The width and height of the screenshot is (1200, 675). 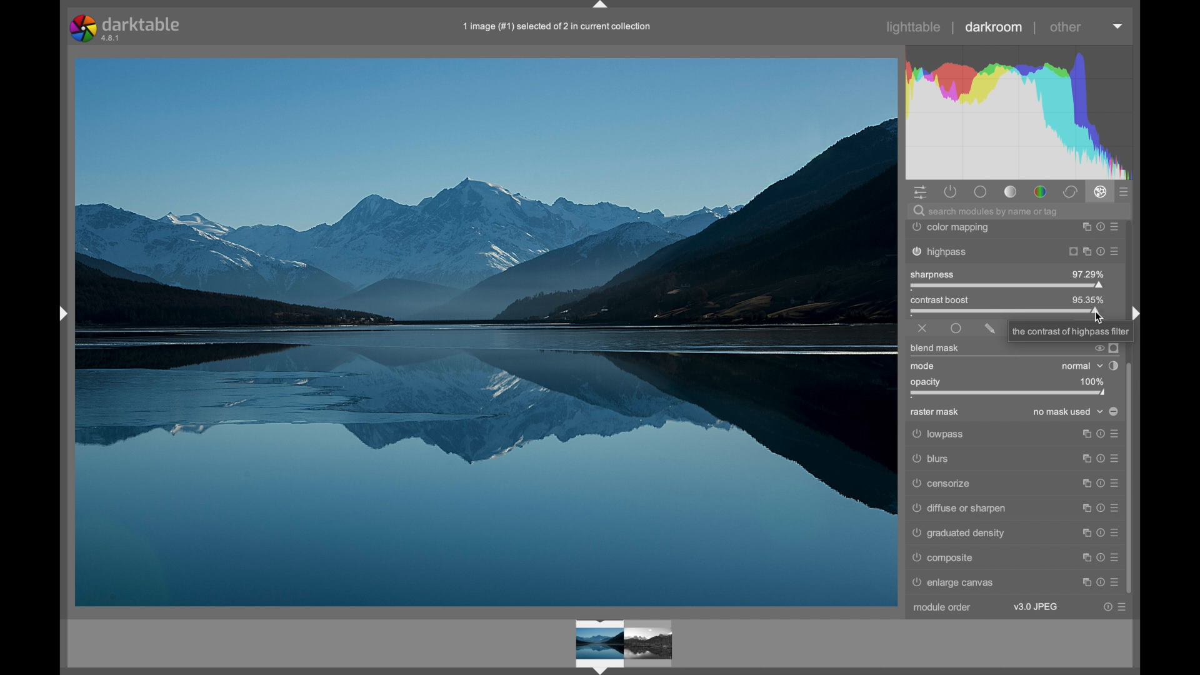 What do you see at coordinates (558, 27) in the screenshot?
I see `filename` at bounding box center [558, 27].